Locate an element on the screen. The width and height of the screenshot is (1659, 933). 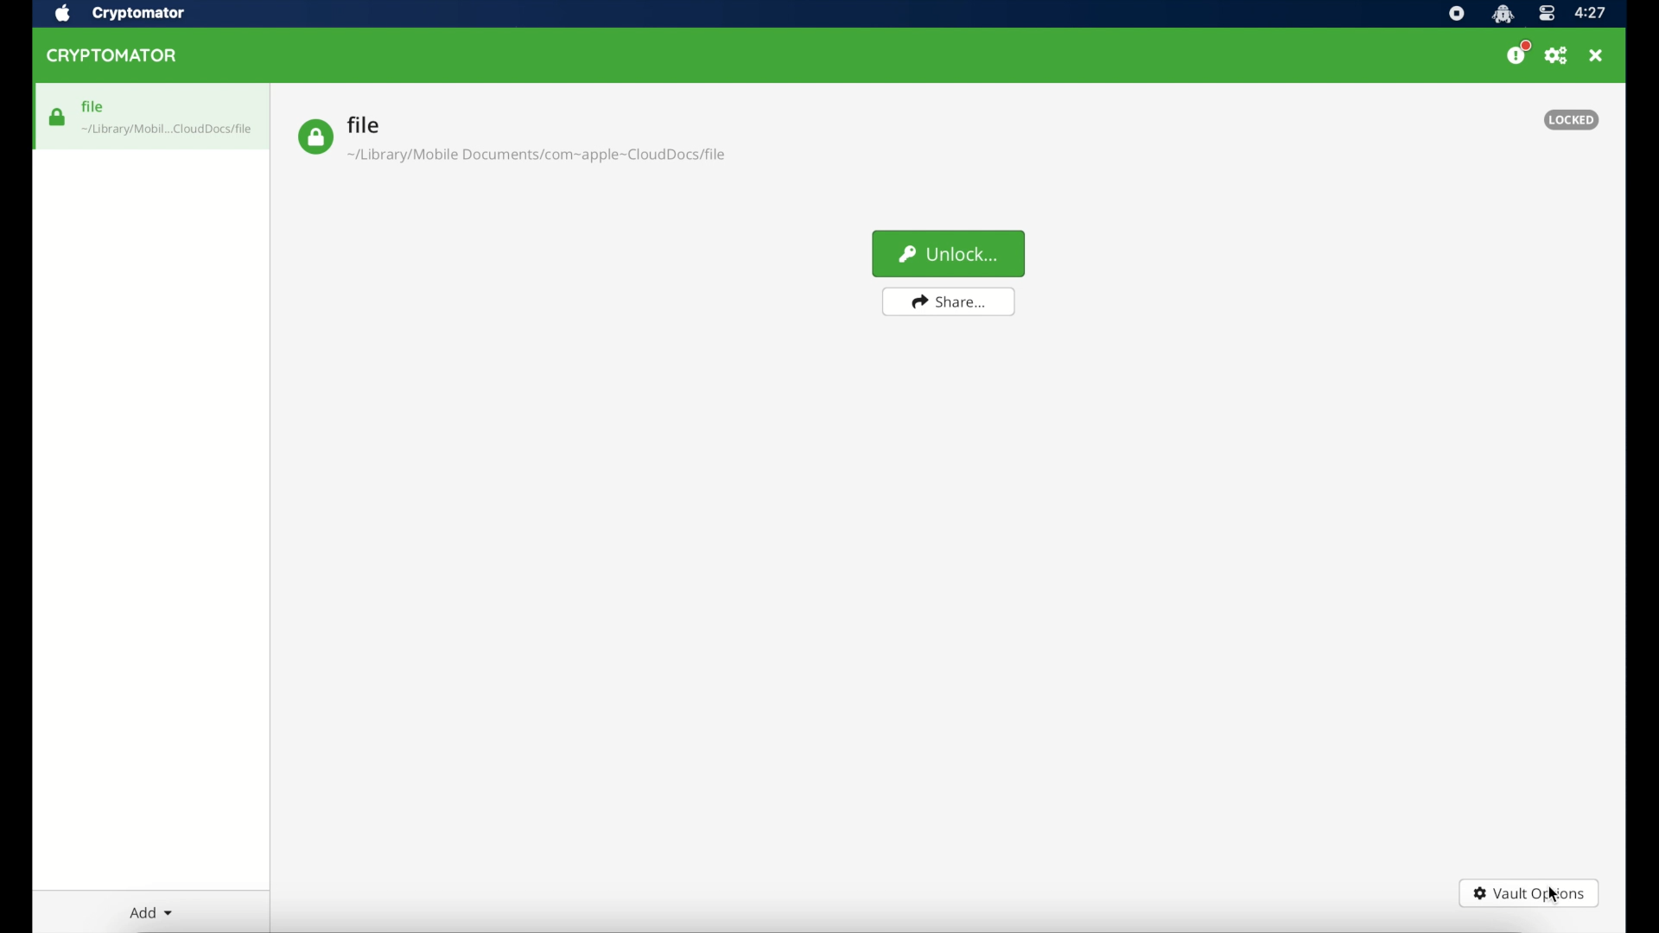
vault options is located at coordinates (1529, 894).